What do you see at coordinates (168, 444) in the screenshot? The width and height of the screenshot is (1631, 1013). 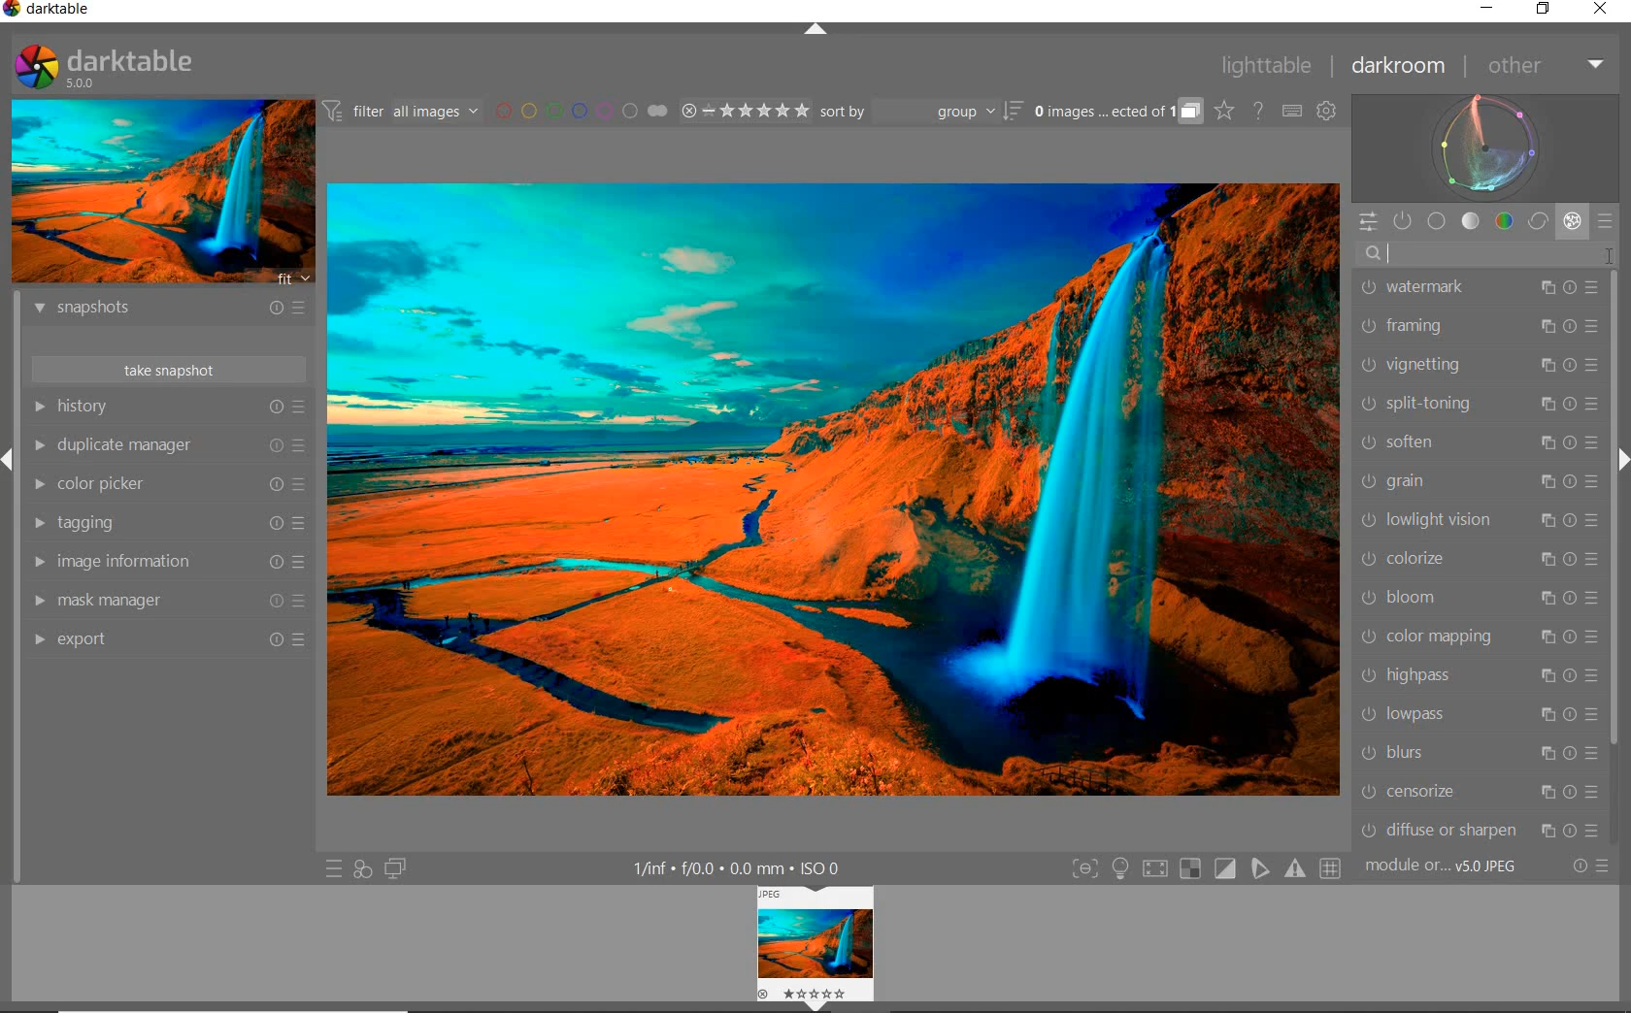 I see `duplicate manager` at bounding box center [168, 444].